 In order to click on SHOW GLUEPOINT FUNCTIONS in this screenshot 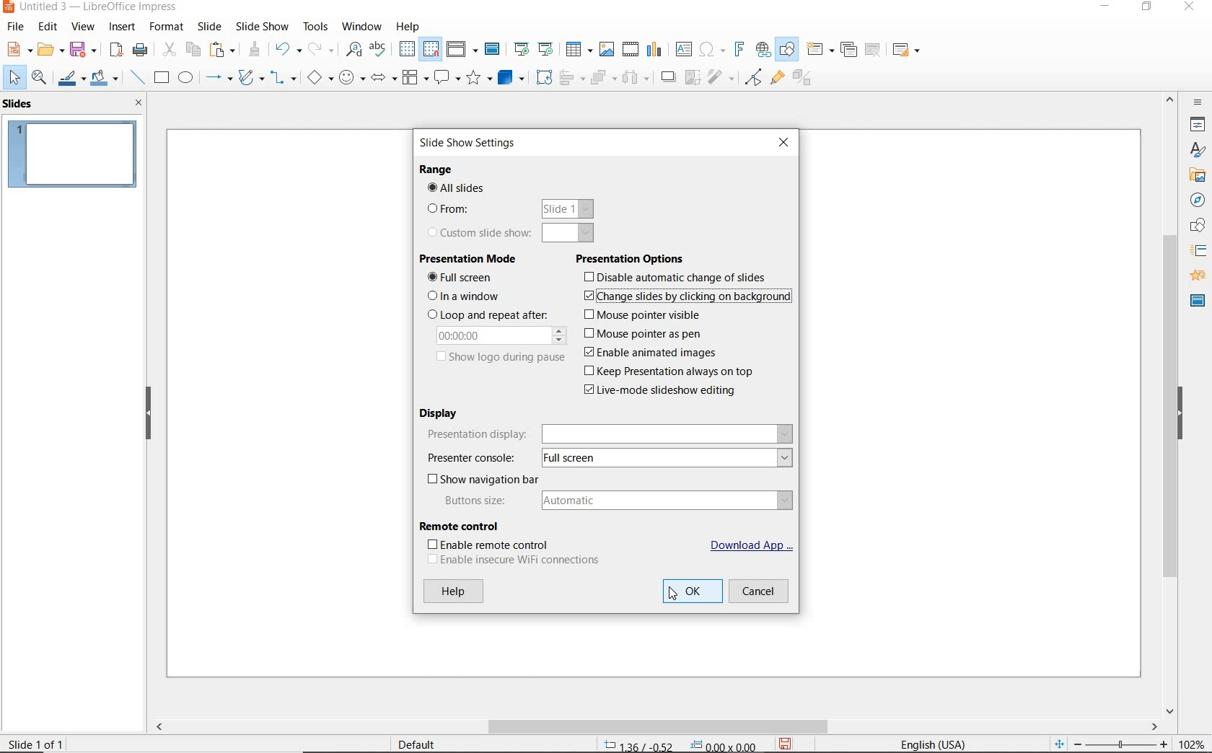, I will do `click(778, 78)`.